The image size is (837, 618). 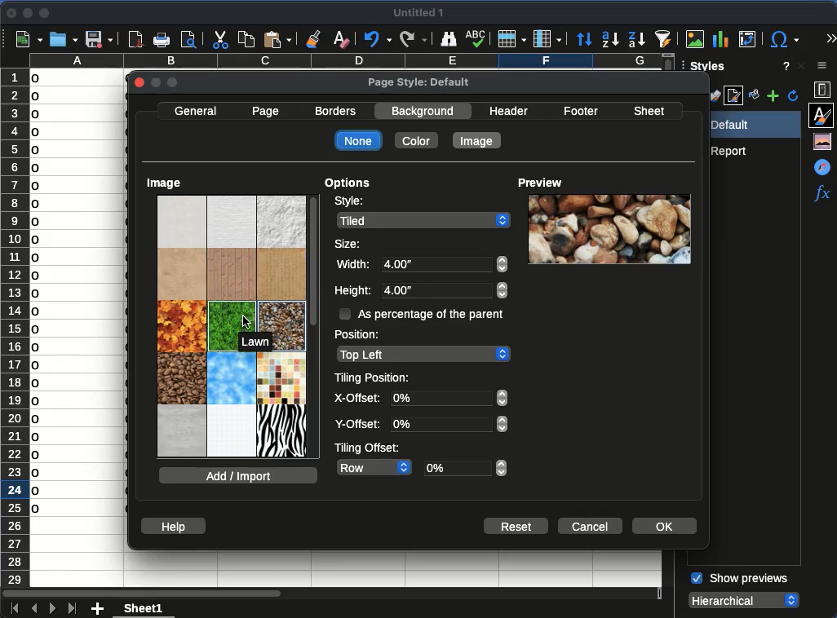 I want to click on clear formatting, so click(x=343, y=38).